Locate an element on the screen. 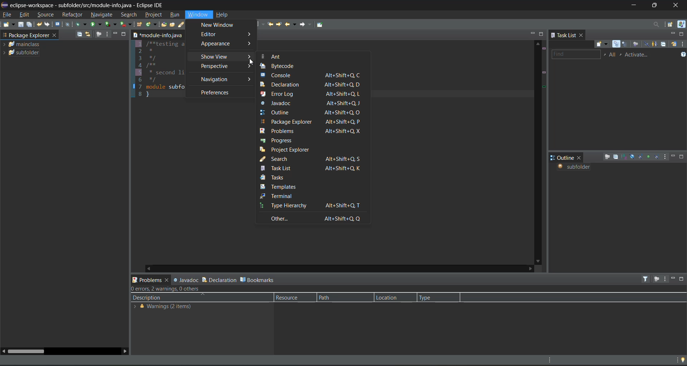 The height and width of the screenshot is (366, 687). maximize is located at coordinates (681, 34).